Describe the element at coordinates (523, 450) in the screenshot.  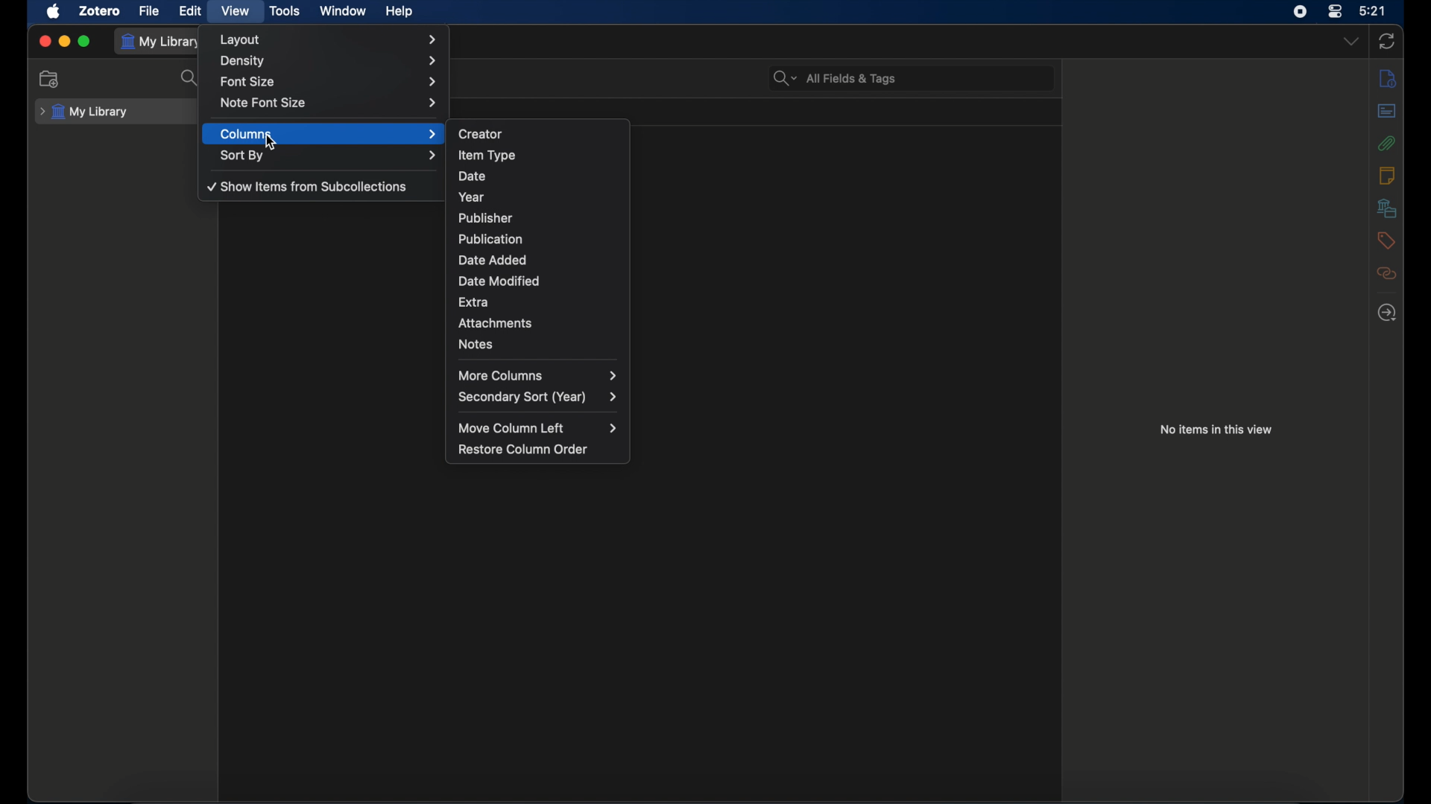
I see `restore column order` at that location.